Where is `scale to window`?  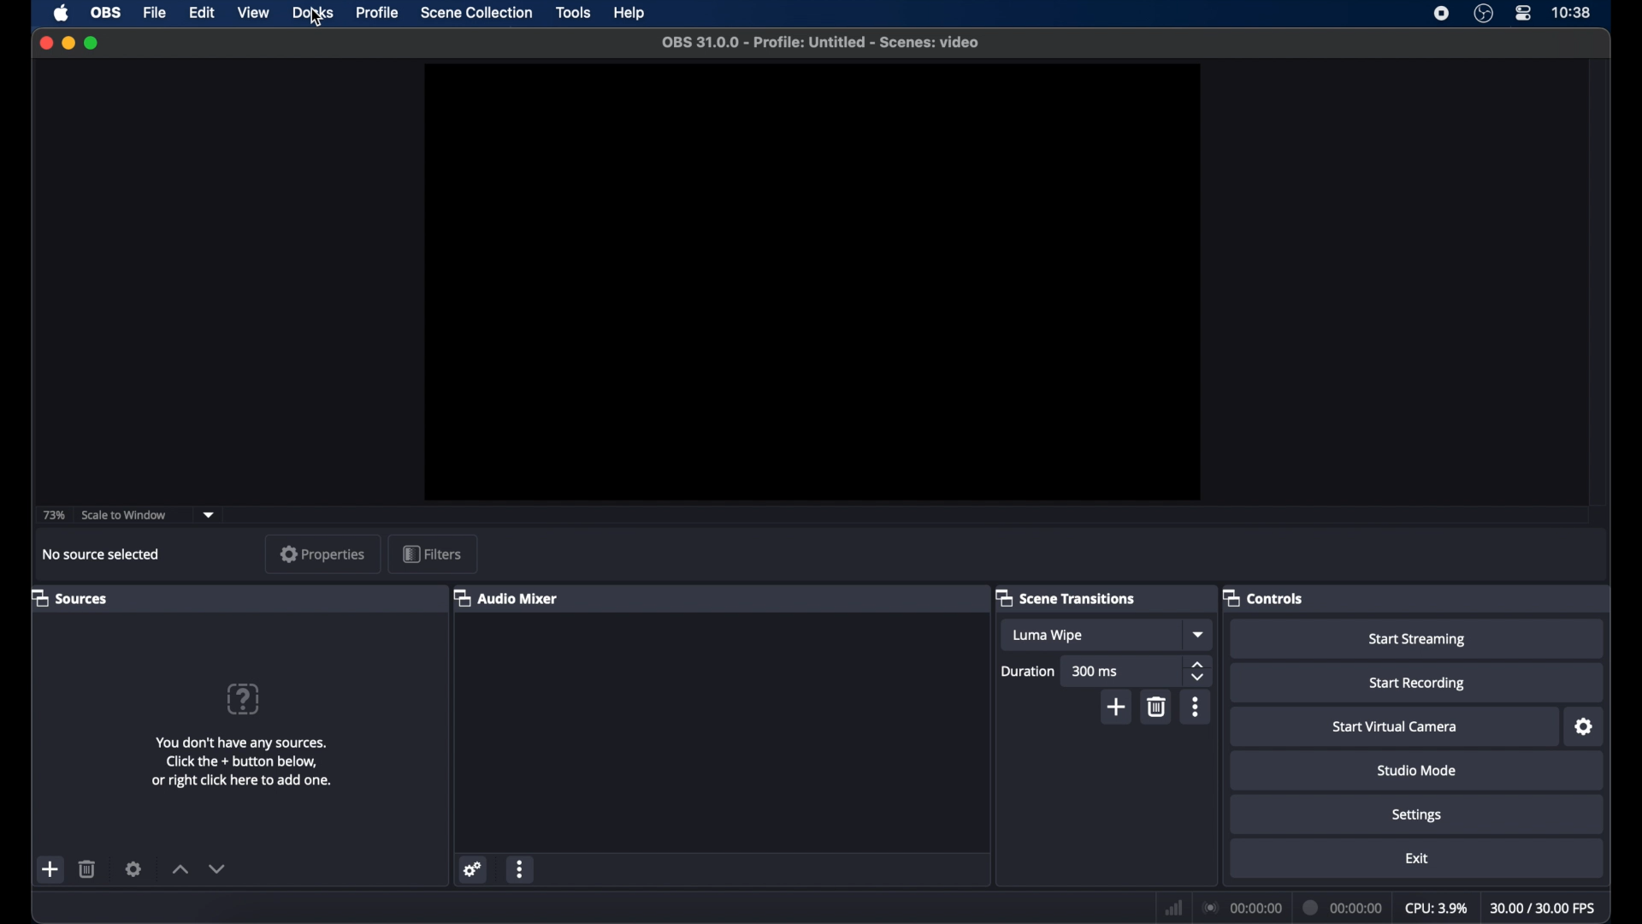 scale to window is located at coordinates (127, 513).